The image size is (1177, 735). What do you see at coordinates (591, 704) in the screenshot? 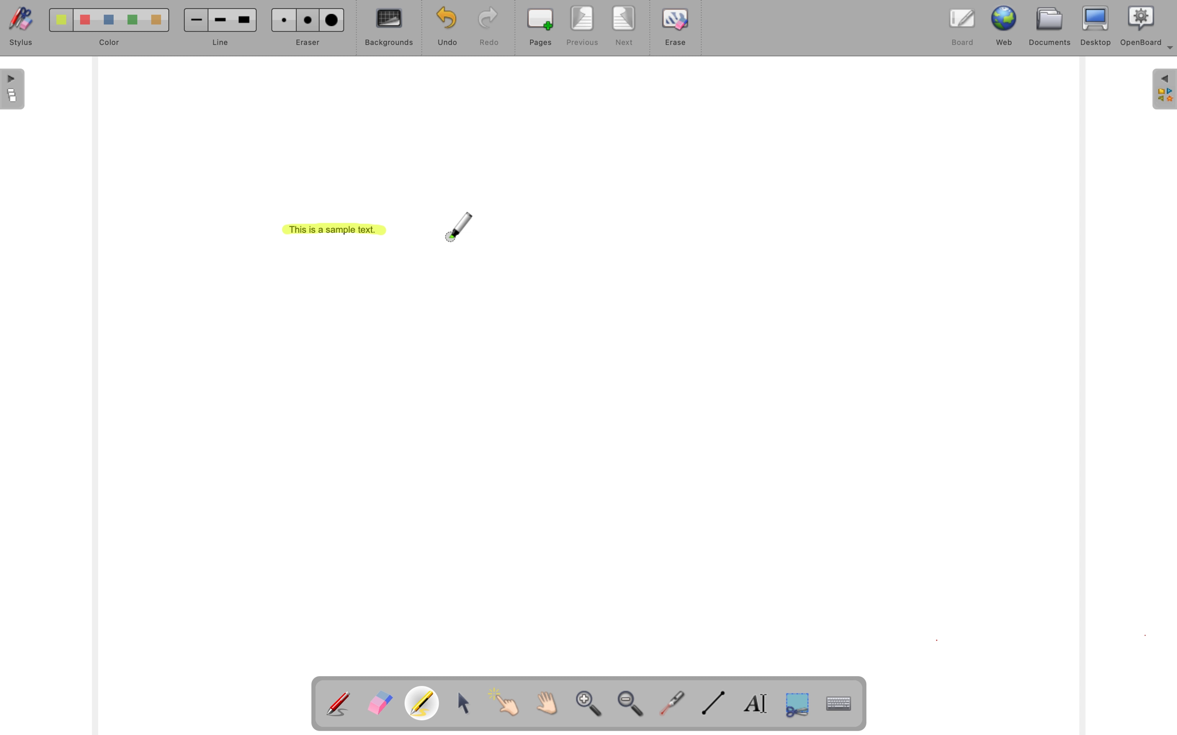
I see `zoom in` at bounding box center [591, 704].